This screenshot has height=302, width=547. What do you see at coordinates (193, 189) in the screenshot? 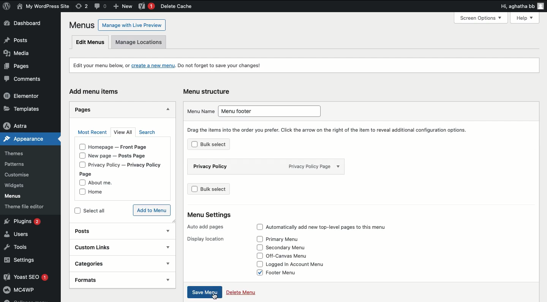
I see `checkbox` at bounding box center [193, 189].